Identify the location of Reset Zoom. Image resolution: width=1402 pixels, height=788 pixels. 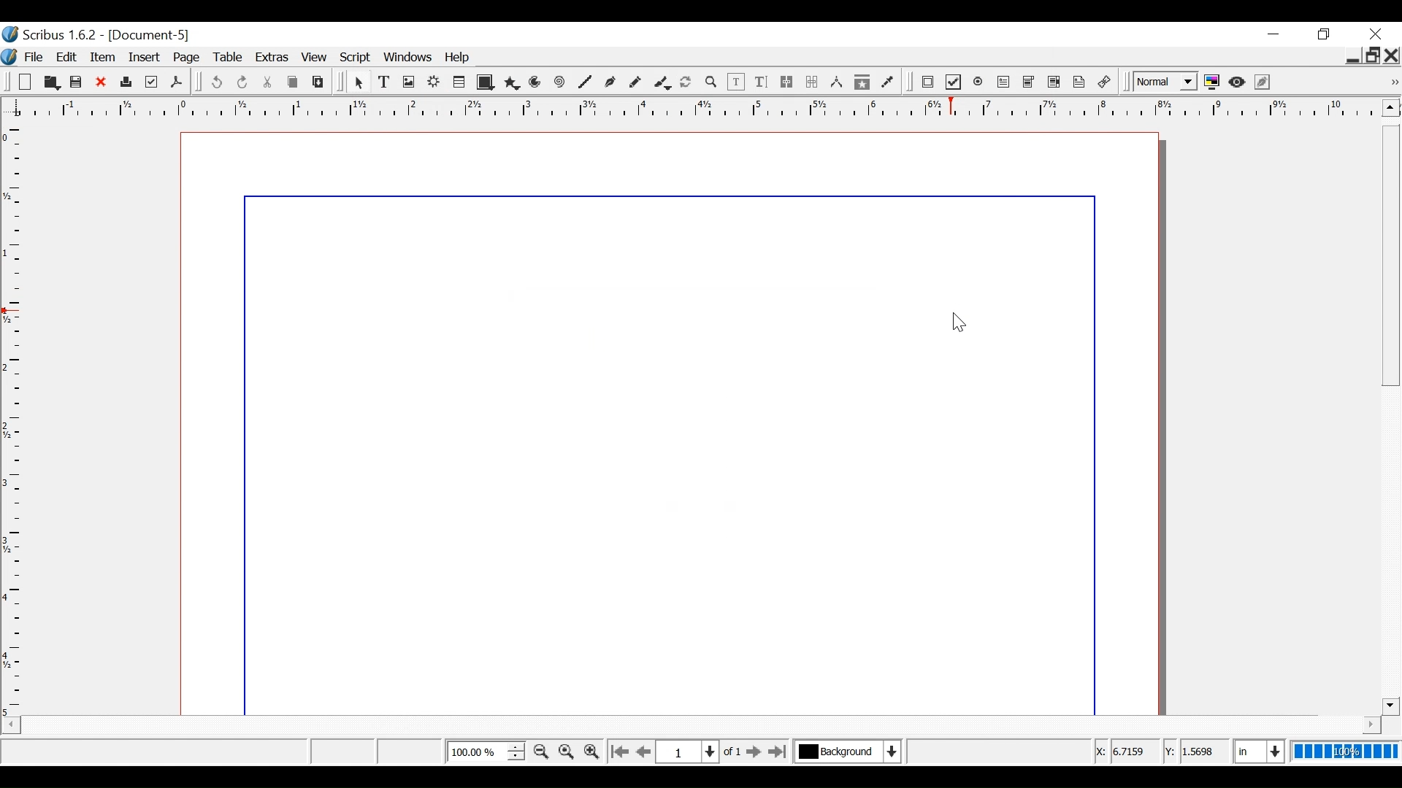
(567, 751).